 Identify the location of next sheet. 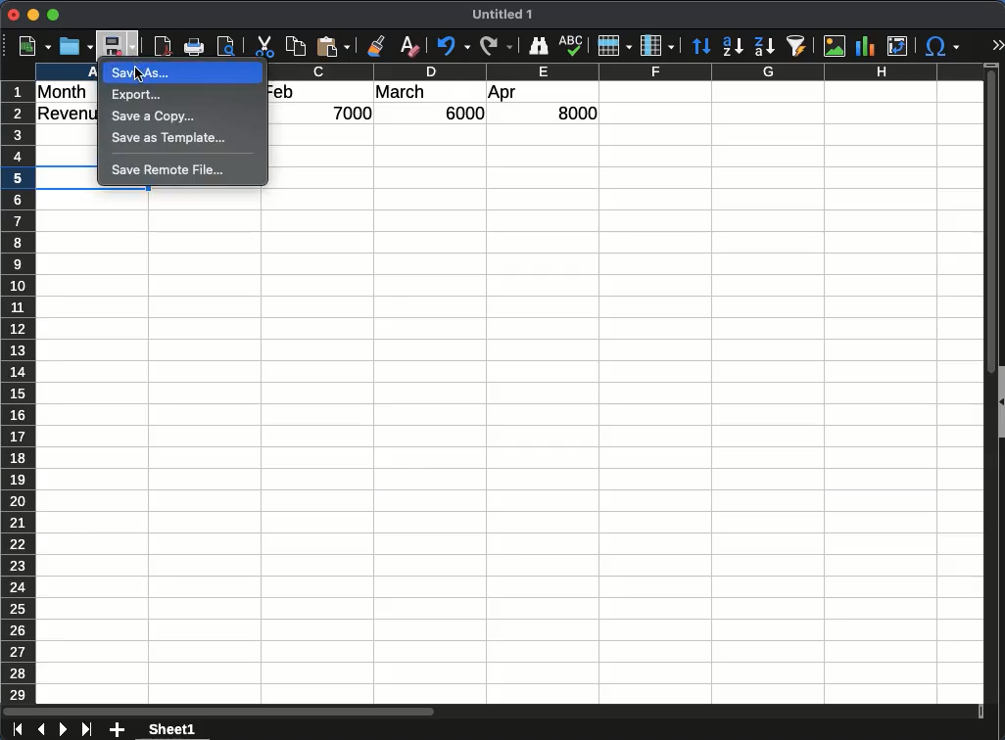
(62, 730).